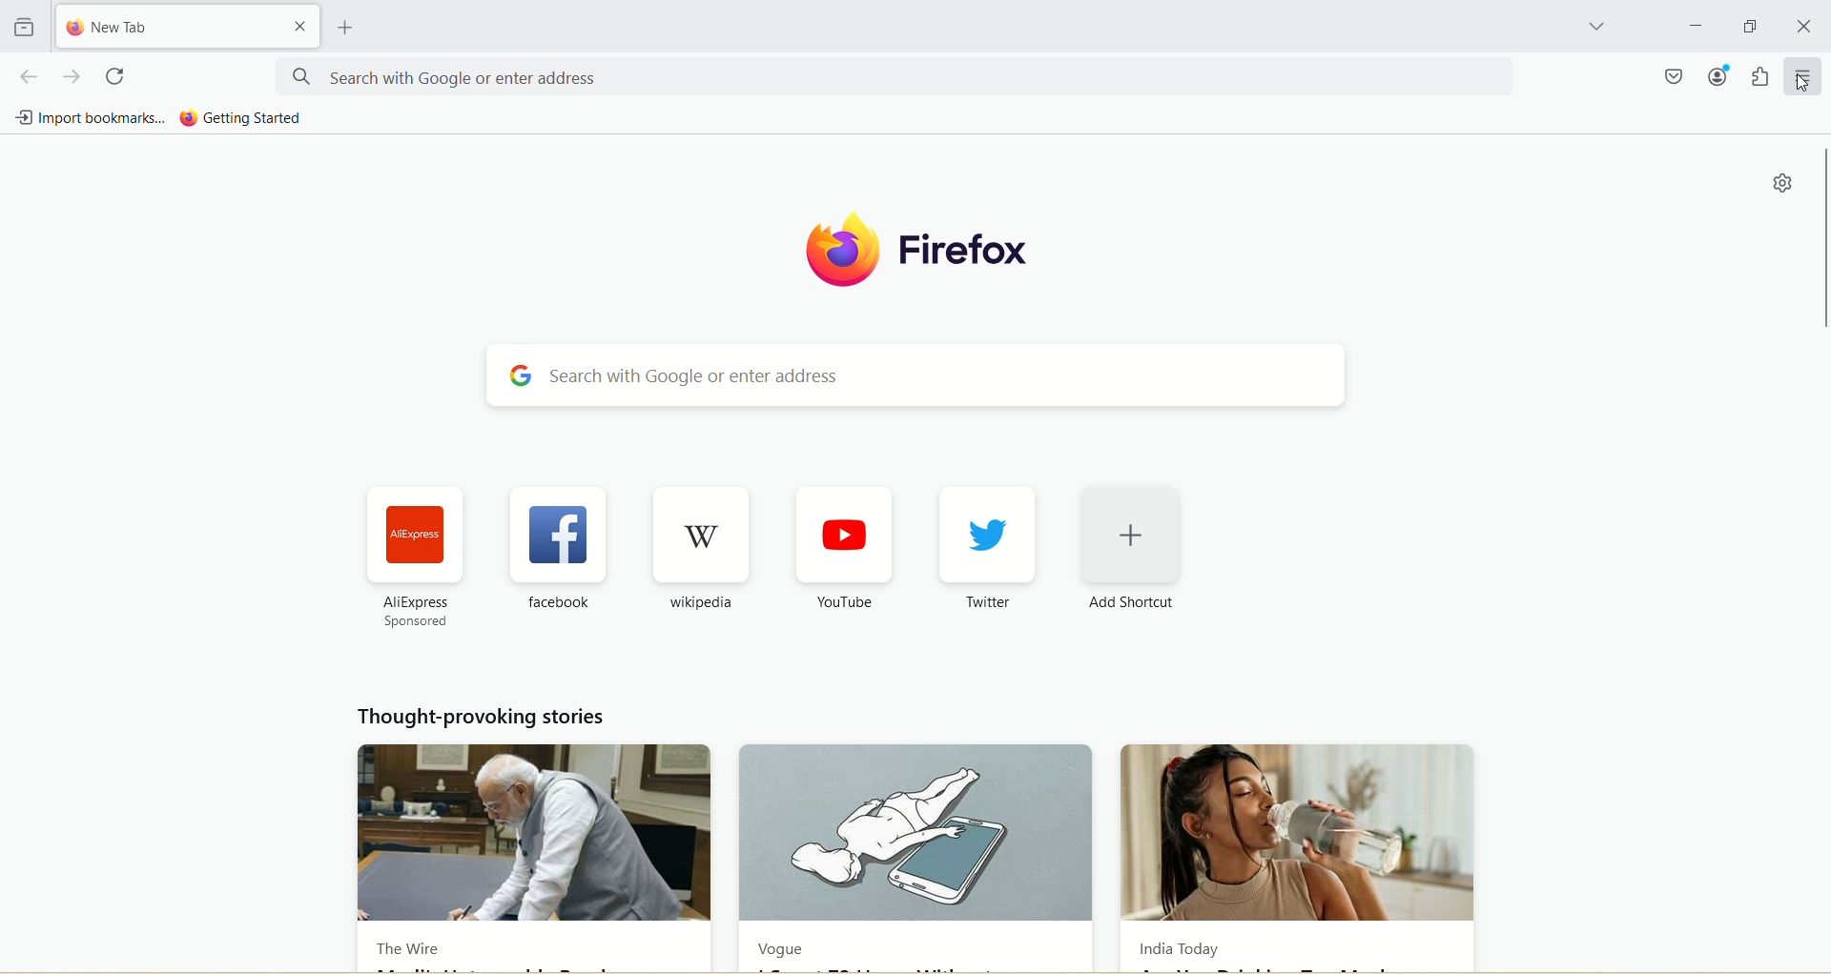 The width and height of the screenshot is (1831, 974). Describe the element at coordinates (1763, 75) in the screenshot. I see `extensions` at that location.